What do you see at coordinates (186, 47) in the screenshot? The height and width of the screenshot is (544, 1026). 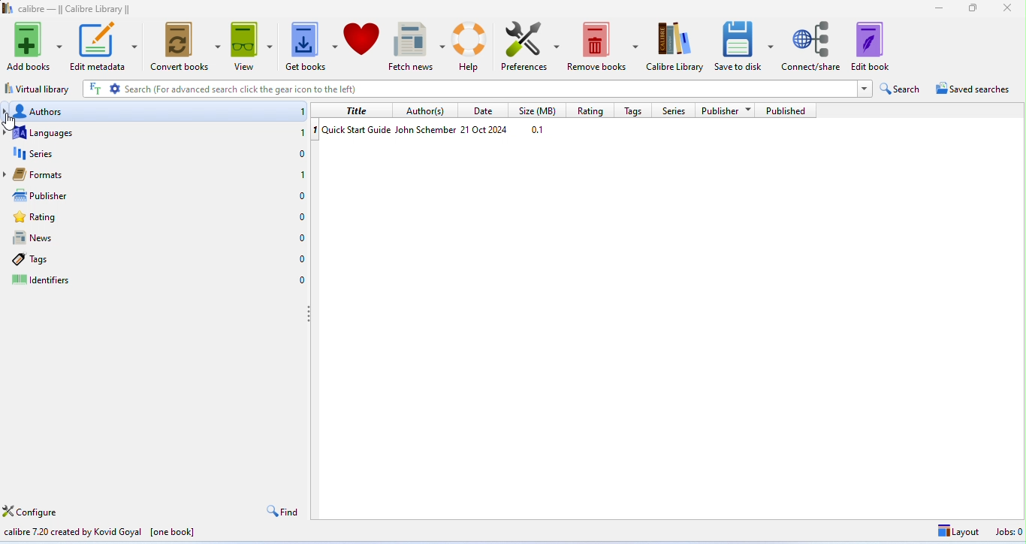 I see `convert books` at bounding box center [186, 47].